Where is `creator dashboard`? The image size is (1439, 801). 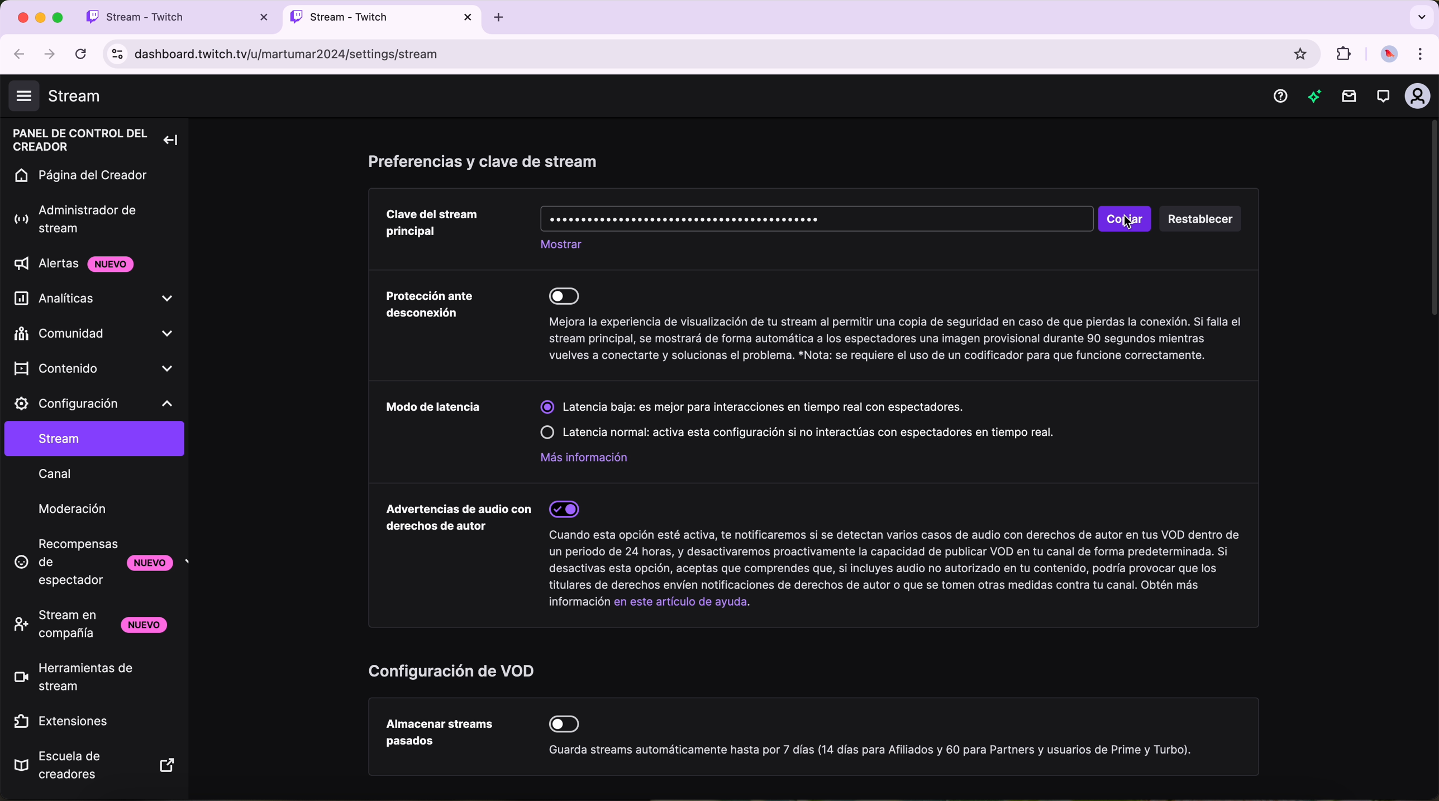 creator dashboard is located at coordinates (79, 141).